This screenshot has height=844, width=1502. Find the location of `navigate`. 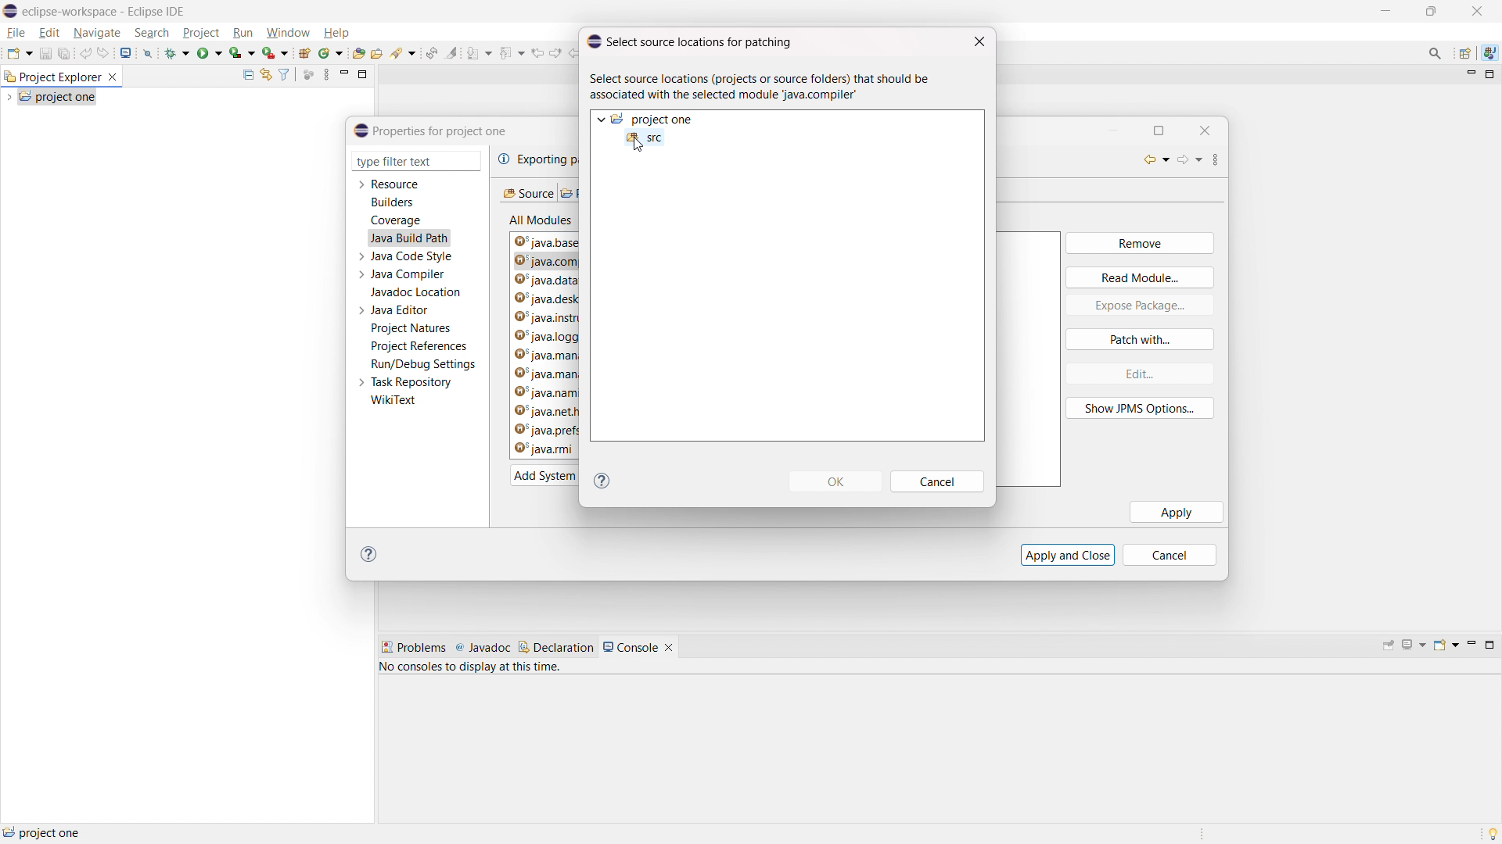

navigate is located at coordinates (96, 32).